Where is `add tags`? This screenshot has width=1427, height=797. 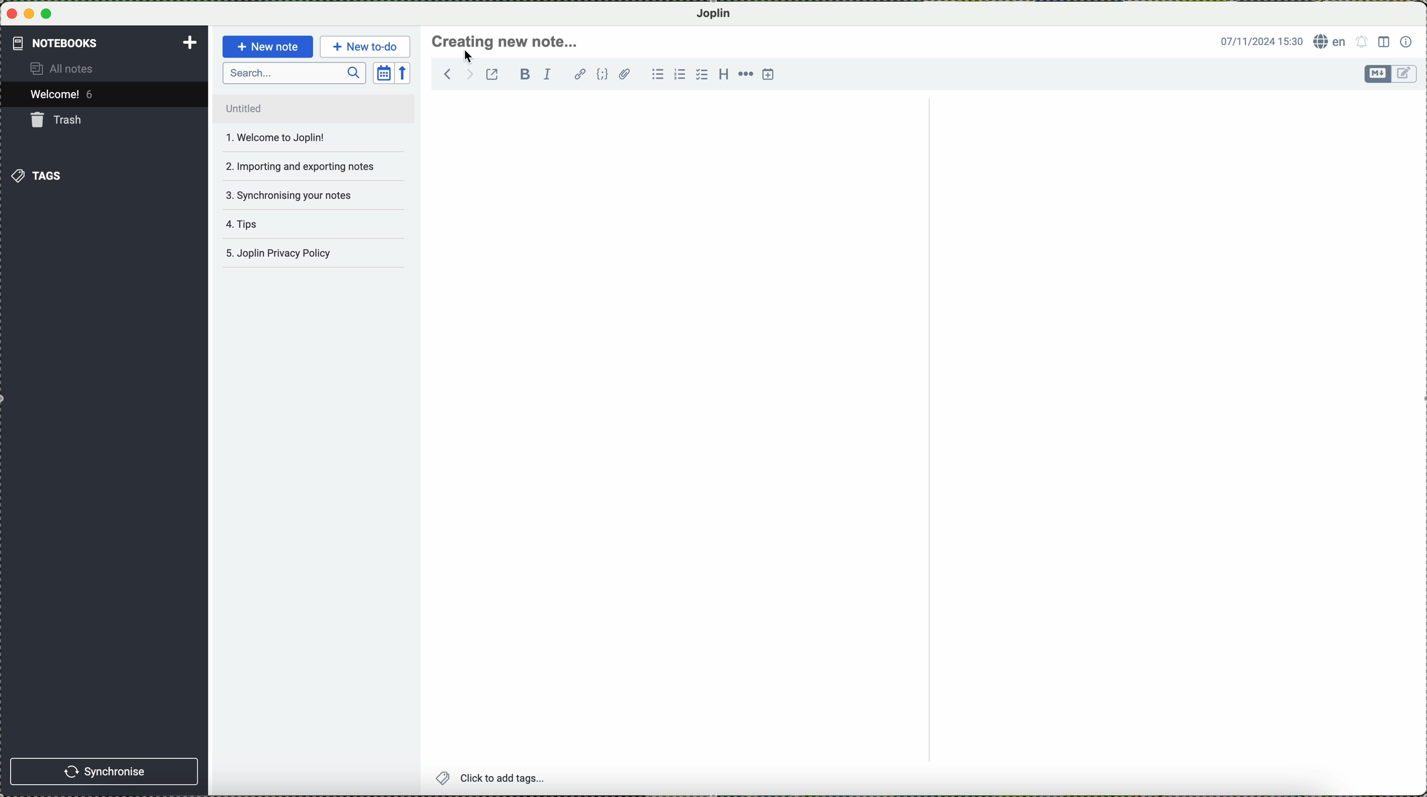
add tags is located at coordinates (490, 778).